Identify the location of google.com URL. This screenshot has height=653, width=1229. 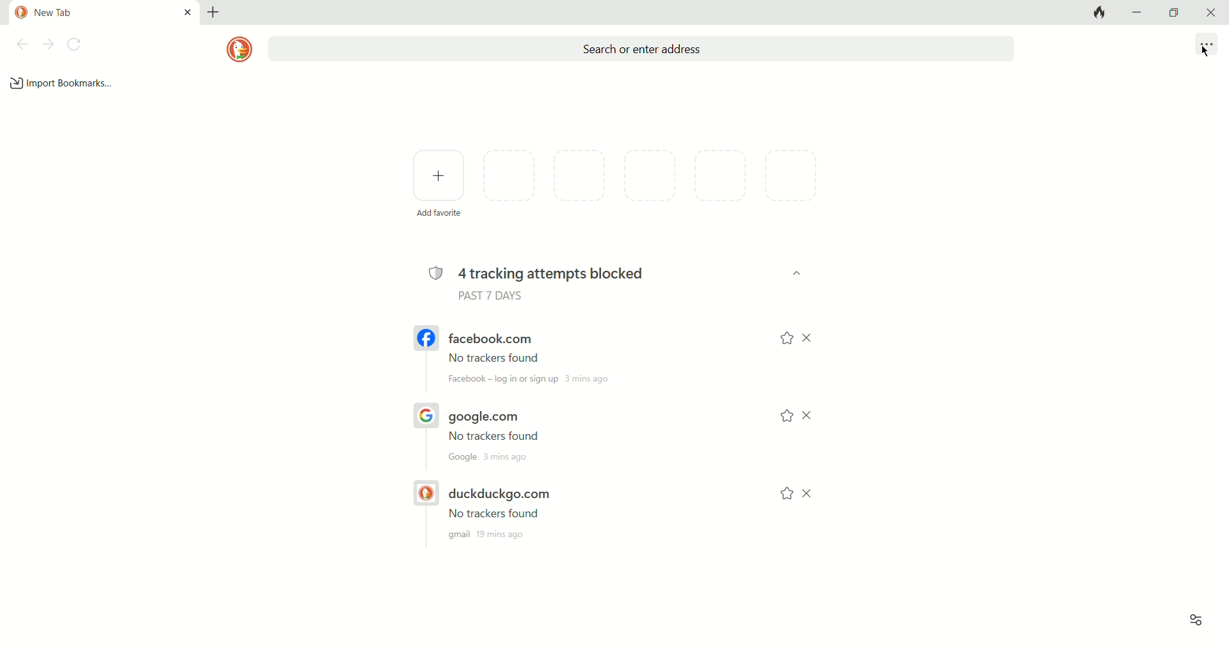
(490, 435).